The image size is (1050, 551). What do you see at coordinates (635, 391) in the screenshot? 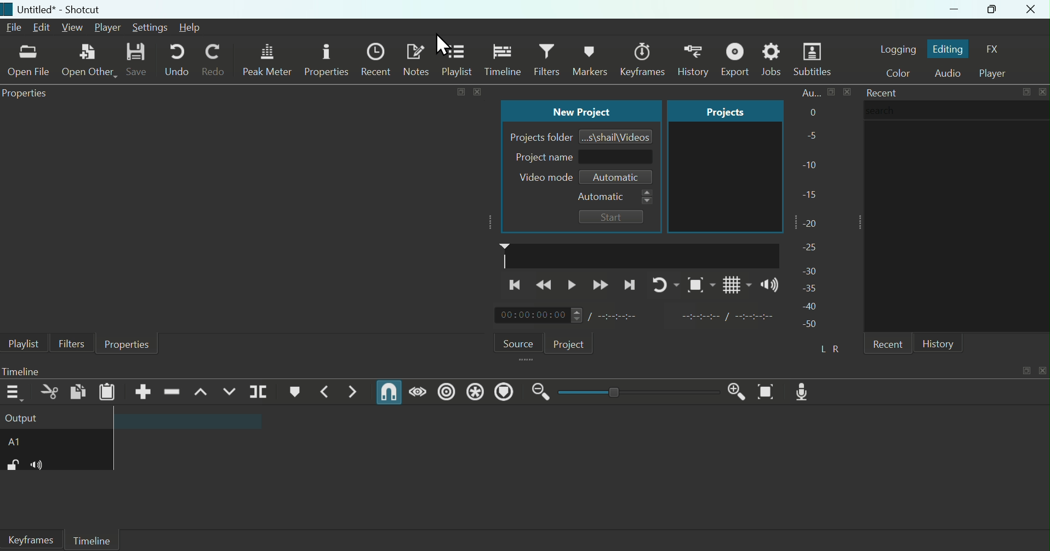
I see `Zoom scroller` at bounding box center [635, 391].